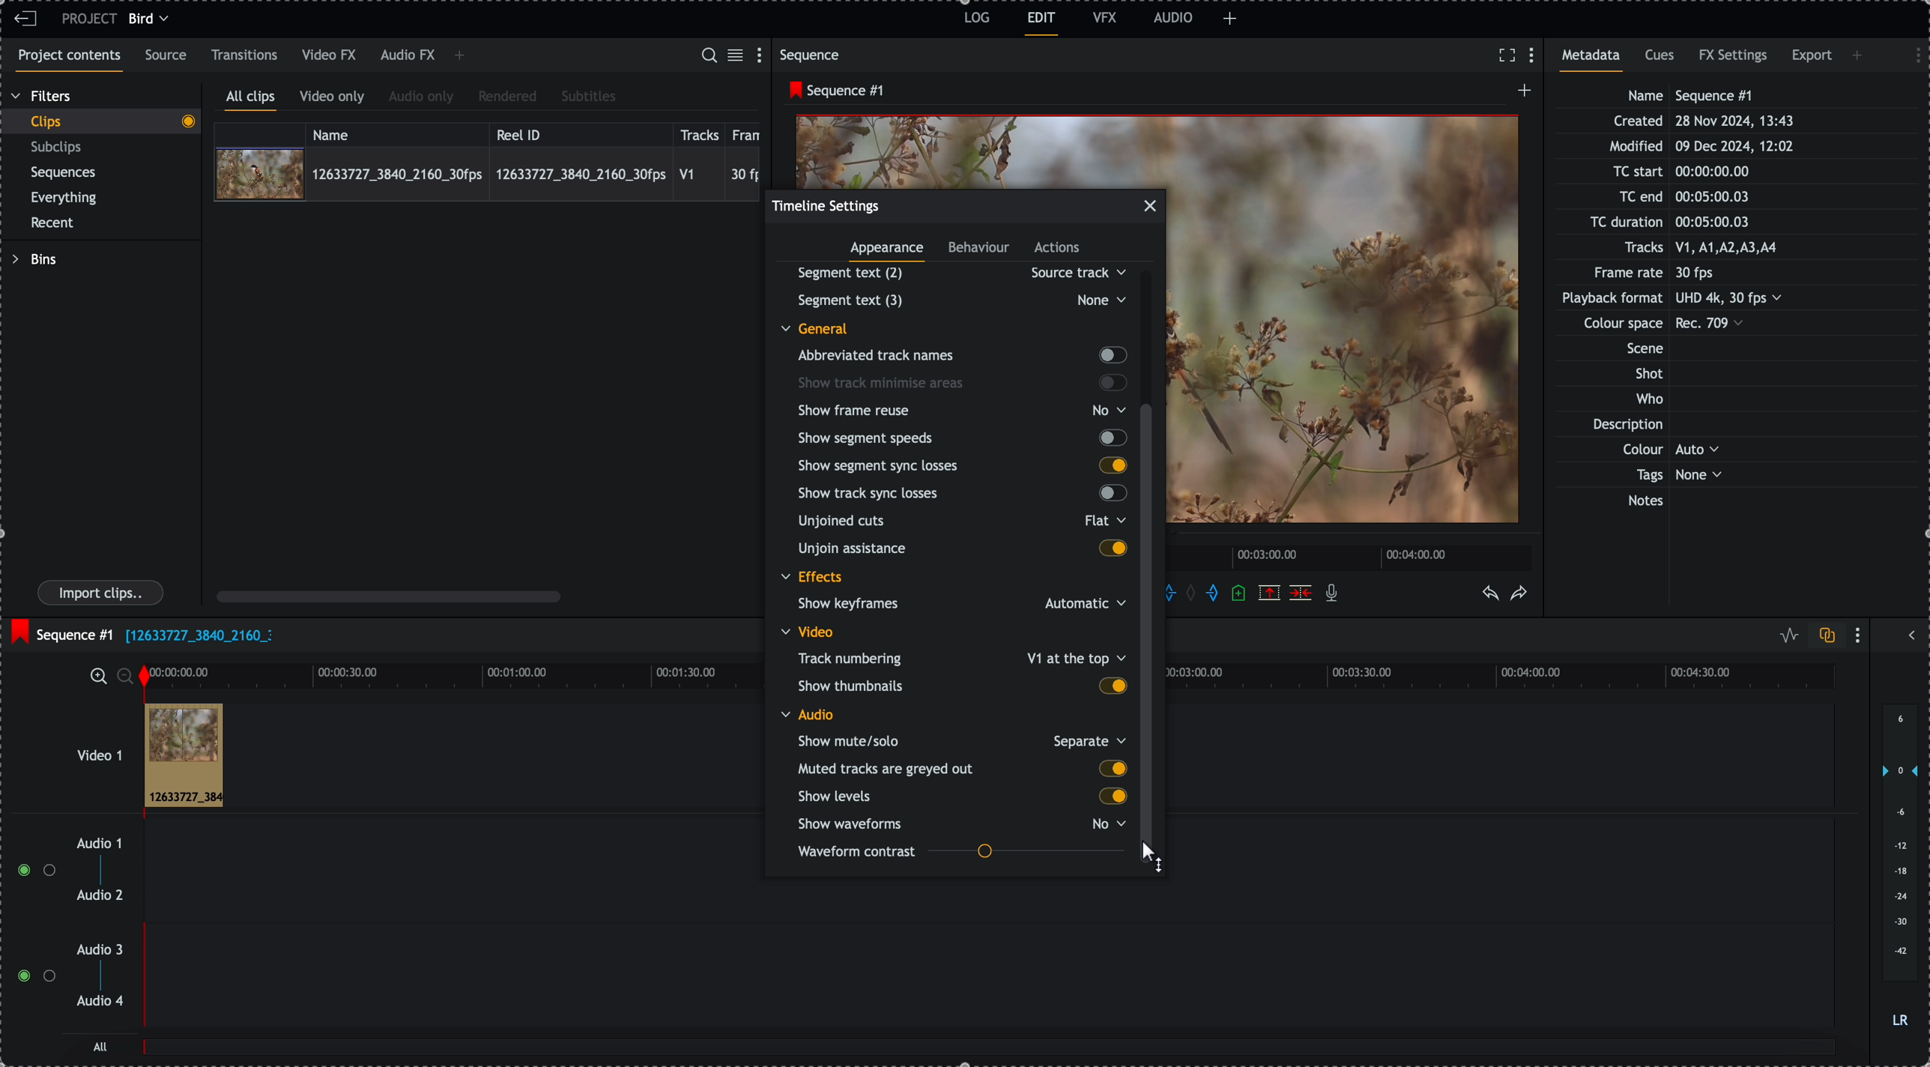 This screenshot has width=1930, height=1067. Describe the element at coordinates (55, 224) in the screenshot. I see `recent` at that location.